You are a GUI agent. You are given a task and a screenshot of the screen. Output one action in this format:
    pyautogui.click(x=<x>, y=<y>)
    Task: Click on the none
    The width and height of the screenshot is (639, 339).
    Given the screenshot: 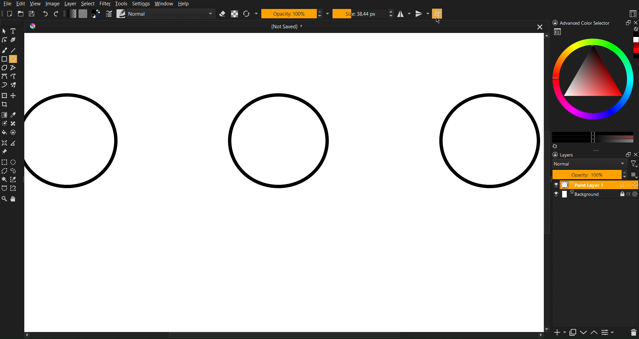 What is the action you would take?
    pyautogui.click(x=634, y=29)
    